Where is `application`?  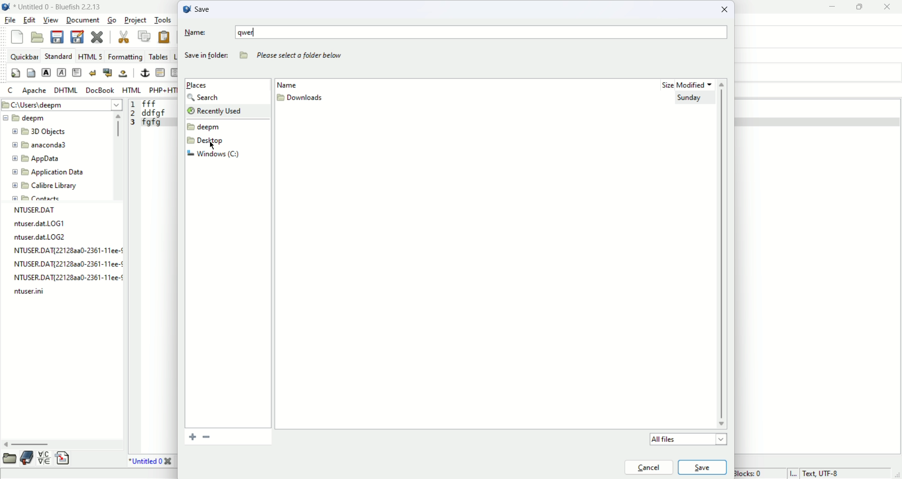
application is located at coordinates (46, 172).